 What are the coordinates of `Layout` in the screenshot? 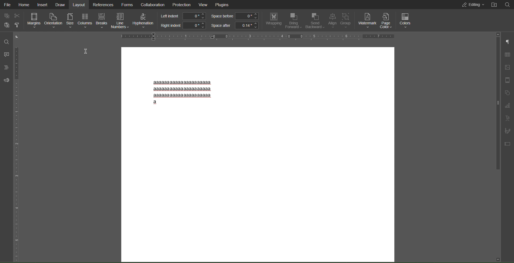 It's located at (80, 5).